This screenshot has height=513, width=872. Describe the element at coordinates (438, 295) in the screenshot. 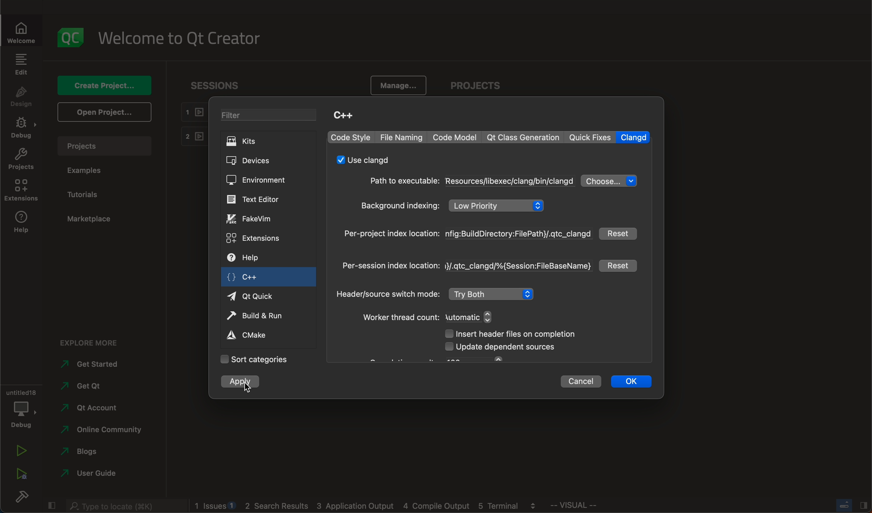

I see `mode` at that location.